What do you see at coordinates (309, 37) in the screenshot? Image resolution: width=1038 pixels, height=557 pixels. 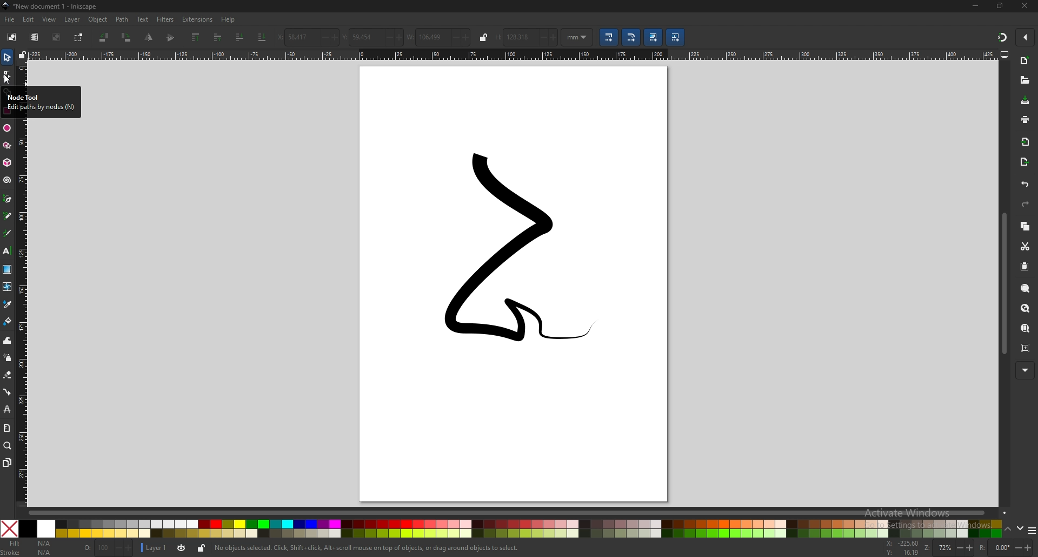 I see `x coordinates` at bounding box center [309, 37].